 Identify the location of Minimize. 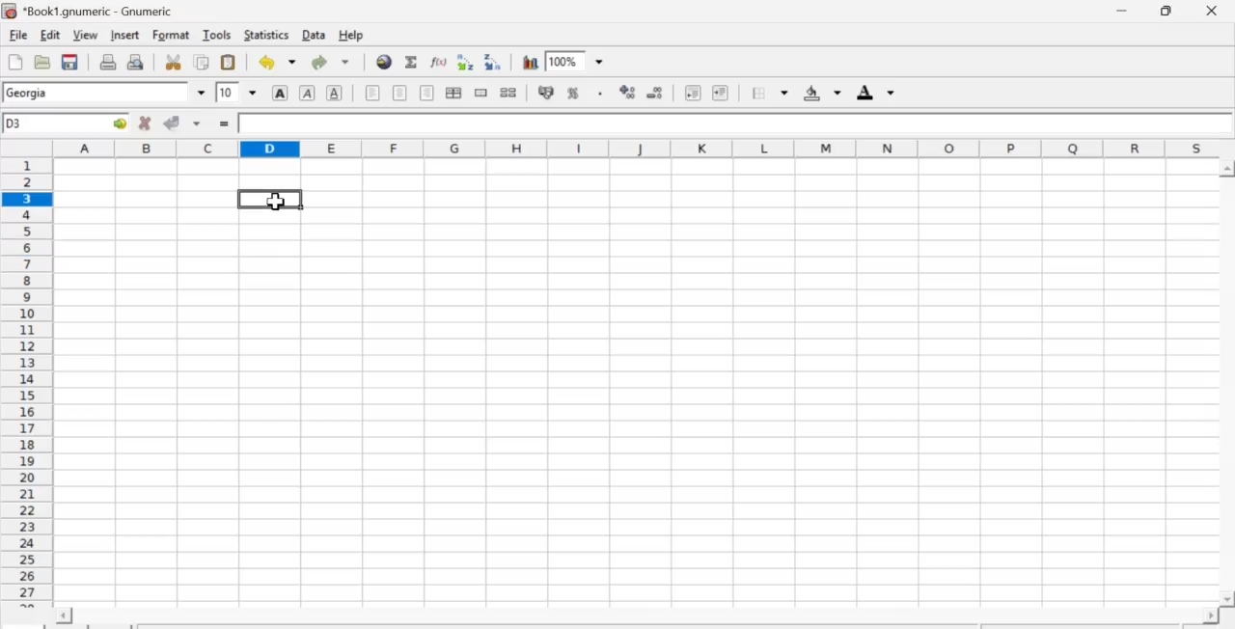
(1121, 12).